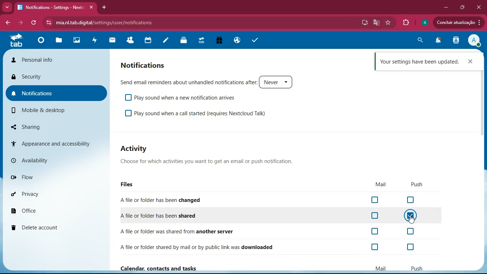  Describe the element at coordinates (102, 21) in the screenshot. I see `url` at that location.